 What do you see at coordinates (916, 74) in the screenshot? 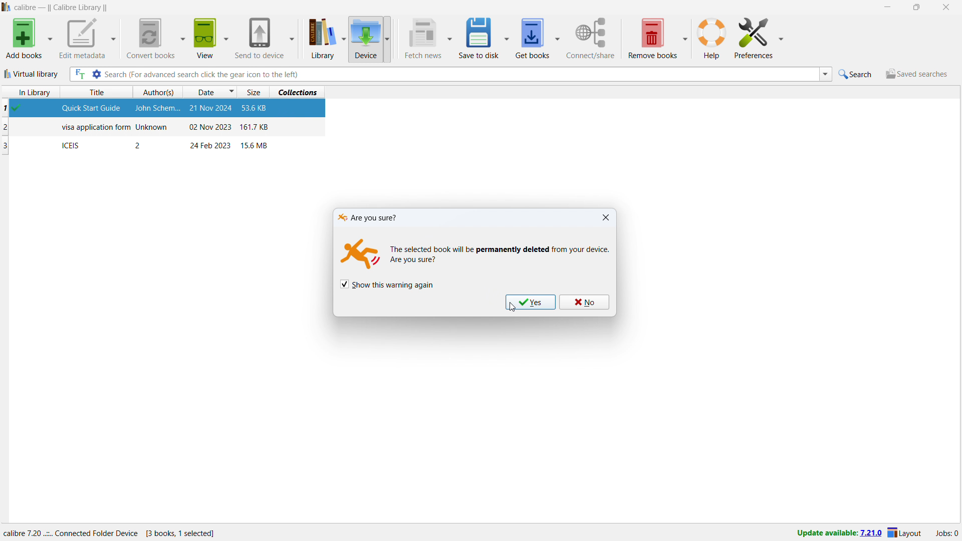
I see `saved searches` at bounding box center [916, 74].